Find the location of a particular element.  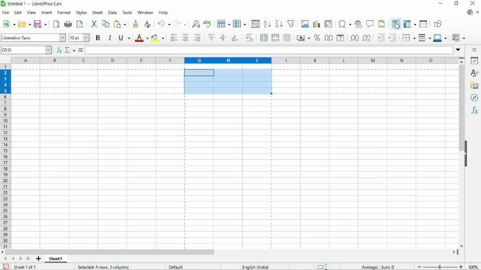

Scroll to last sheet is located at coordinates (28, 259).